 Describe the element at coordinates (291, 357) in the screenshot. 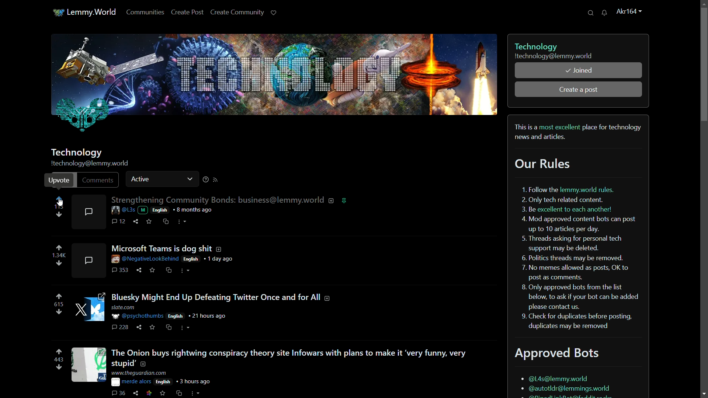

I see `post-4` at that location.